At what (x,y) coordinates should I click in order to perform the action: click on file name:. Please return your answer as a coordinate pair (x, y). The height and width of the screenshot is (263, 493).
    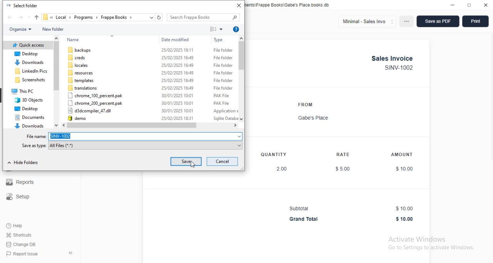
    Looking at the image, I should click on (37, 136).